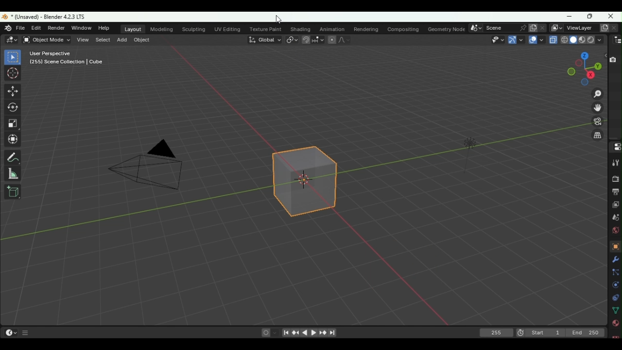 The width and height of the screenshot is (622, 350). What do you see at coordinates (597, 137) in the screenshot?
I see `Switch the current view from perspective/orthographic projection` at bounding box center [597, 137].